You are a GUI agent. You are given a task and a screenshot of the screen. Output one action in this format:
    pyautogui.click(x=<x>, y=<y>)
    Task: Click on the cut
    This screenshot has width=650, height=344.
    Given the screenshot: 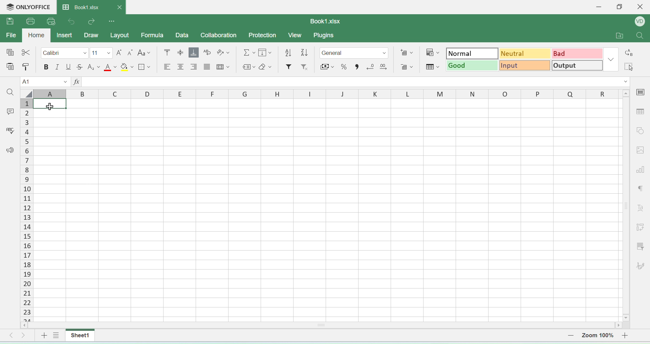 What is the action you would take?
    pyautogui.click(x=25, y=51)
    